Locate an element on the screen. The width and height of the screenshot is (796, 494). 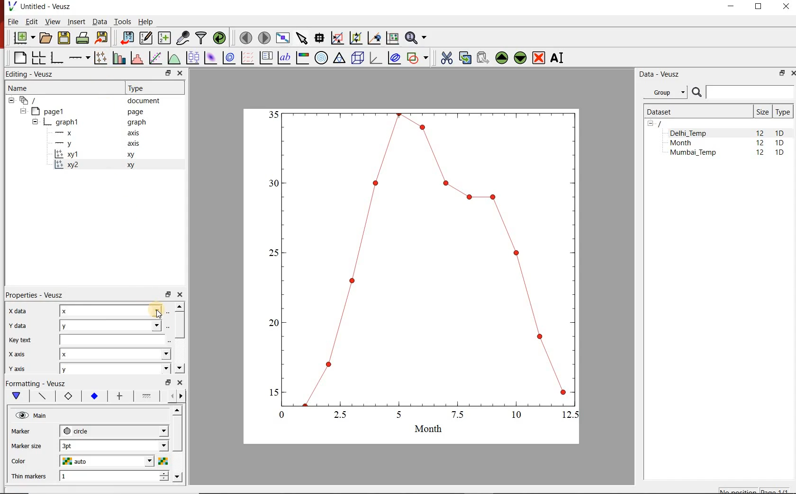
xy2 is located at coordinates (99, 166).